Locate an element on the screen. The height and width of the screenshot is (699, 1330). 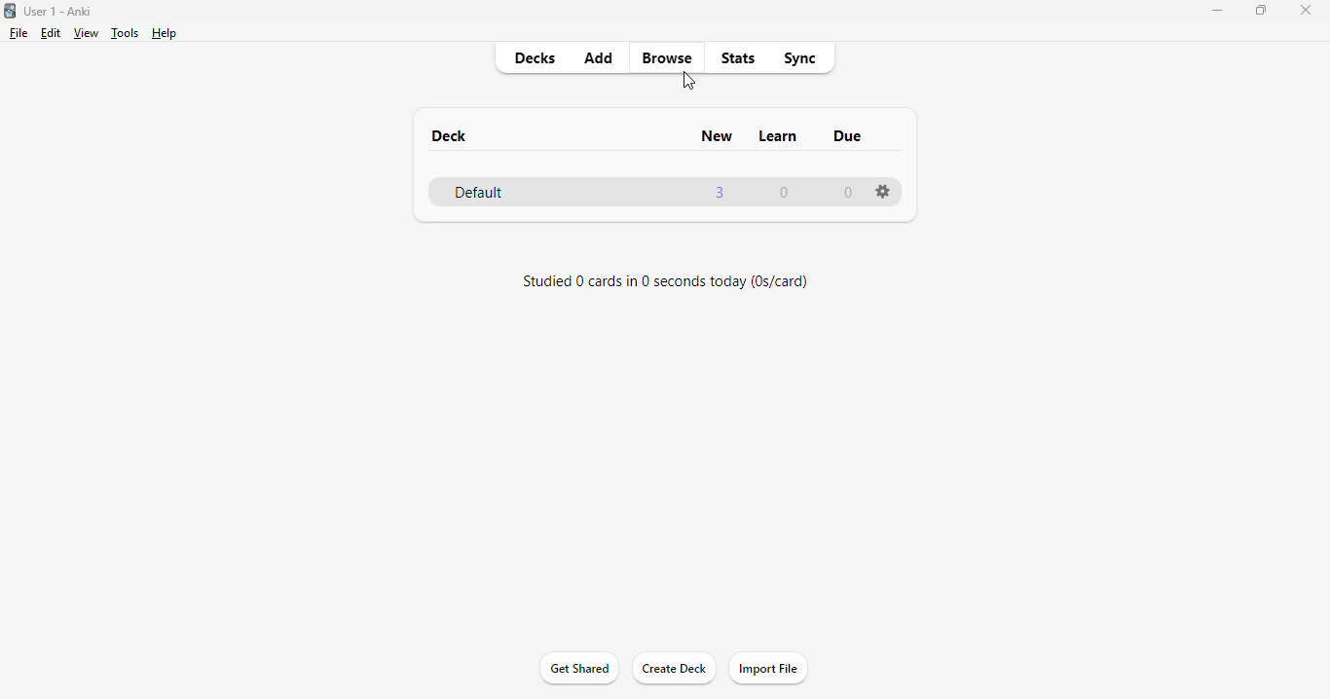
0 is located at coordinates (849, 191).